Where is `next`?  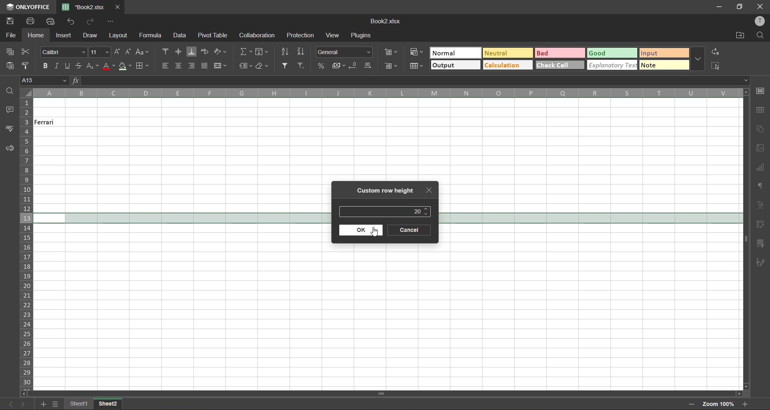
next is located at coordinates (23, 404).